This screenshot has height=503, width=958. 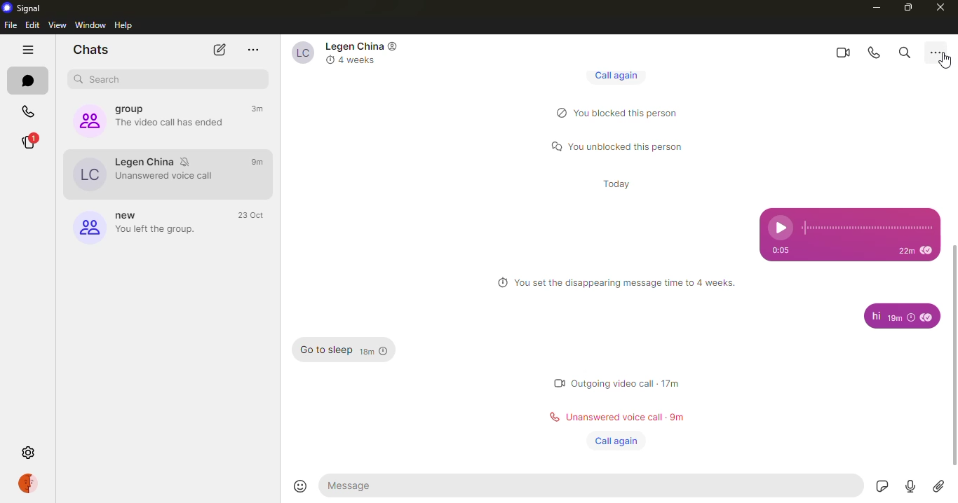 What do you see at coordinates (149, 118) in the screenshot?
I see `group` at bounding box center [149, 118].